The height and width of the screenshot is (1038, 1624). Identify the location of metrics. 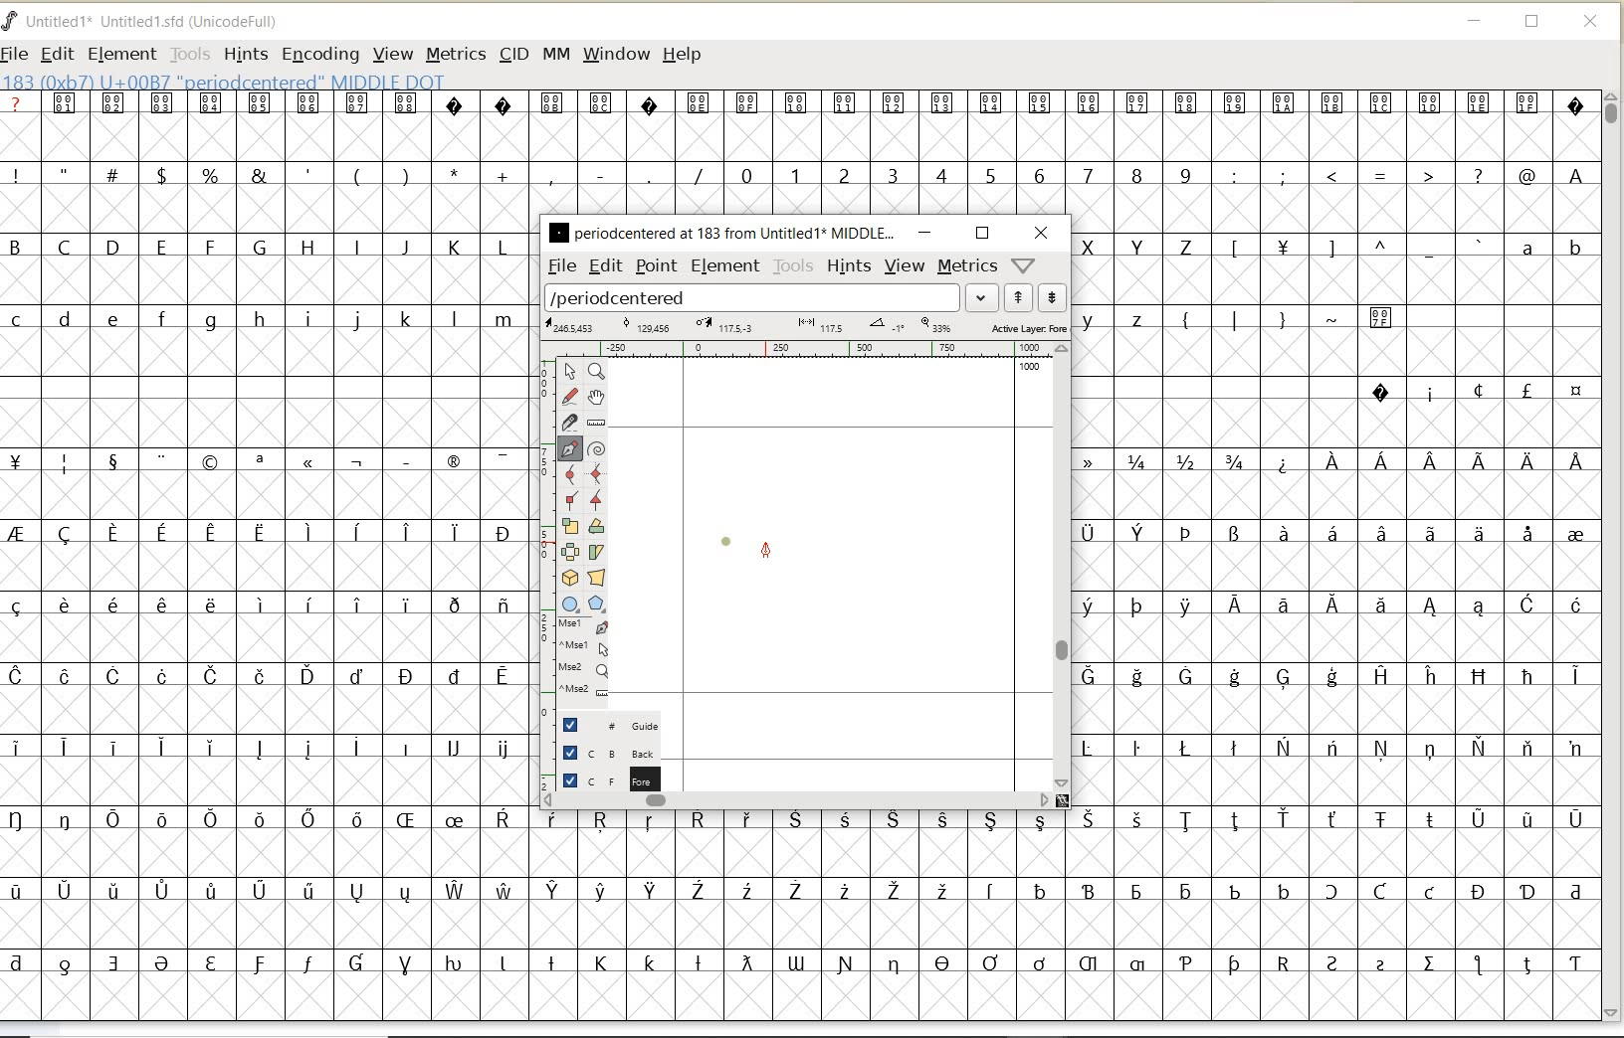
(968, 266).